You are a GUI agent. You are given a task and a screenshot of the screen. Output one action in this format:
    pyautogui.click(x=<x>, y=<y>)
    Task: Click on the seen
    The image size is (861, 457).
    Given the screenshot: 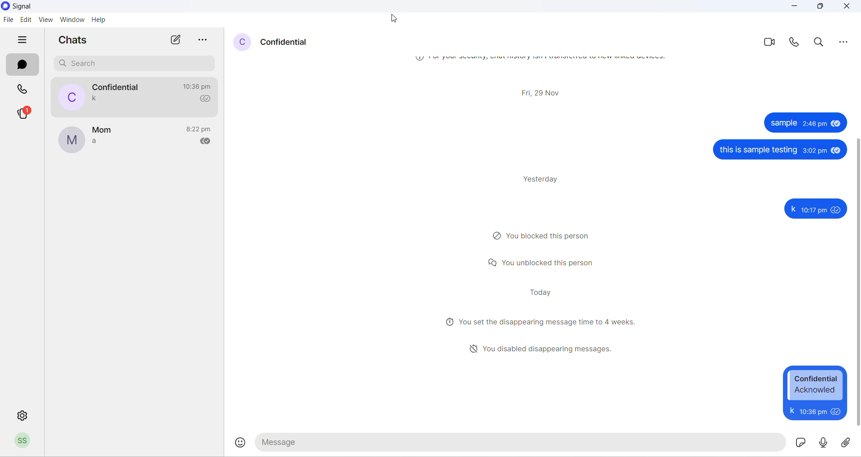 What is the action you would take?
    pyautogui.click(x=836, y=411)
    